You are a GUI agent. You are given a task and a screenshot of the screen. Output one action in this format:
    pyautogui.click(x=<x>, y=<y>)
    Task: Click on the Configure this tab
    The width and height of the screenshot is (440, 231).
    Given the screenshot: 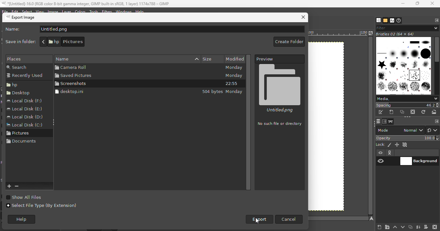 What is the action you would take?
    pyautogui.click(x=437, y=20)
    